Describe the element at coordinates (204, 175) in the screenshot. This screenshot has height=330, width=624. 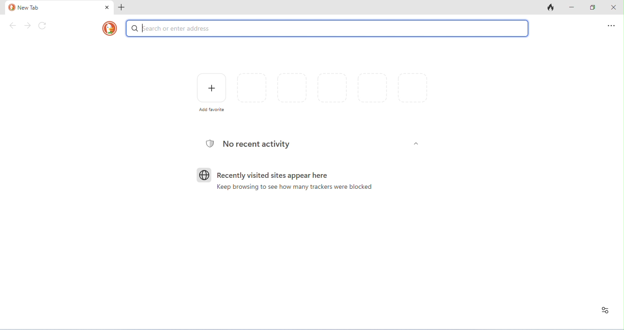
I see `Websites symbol` at that location.